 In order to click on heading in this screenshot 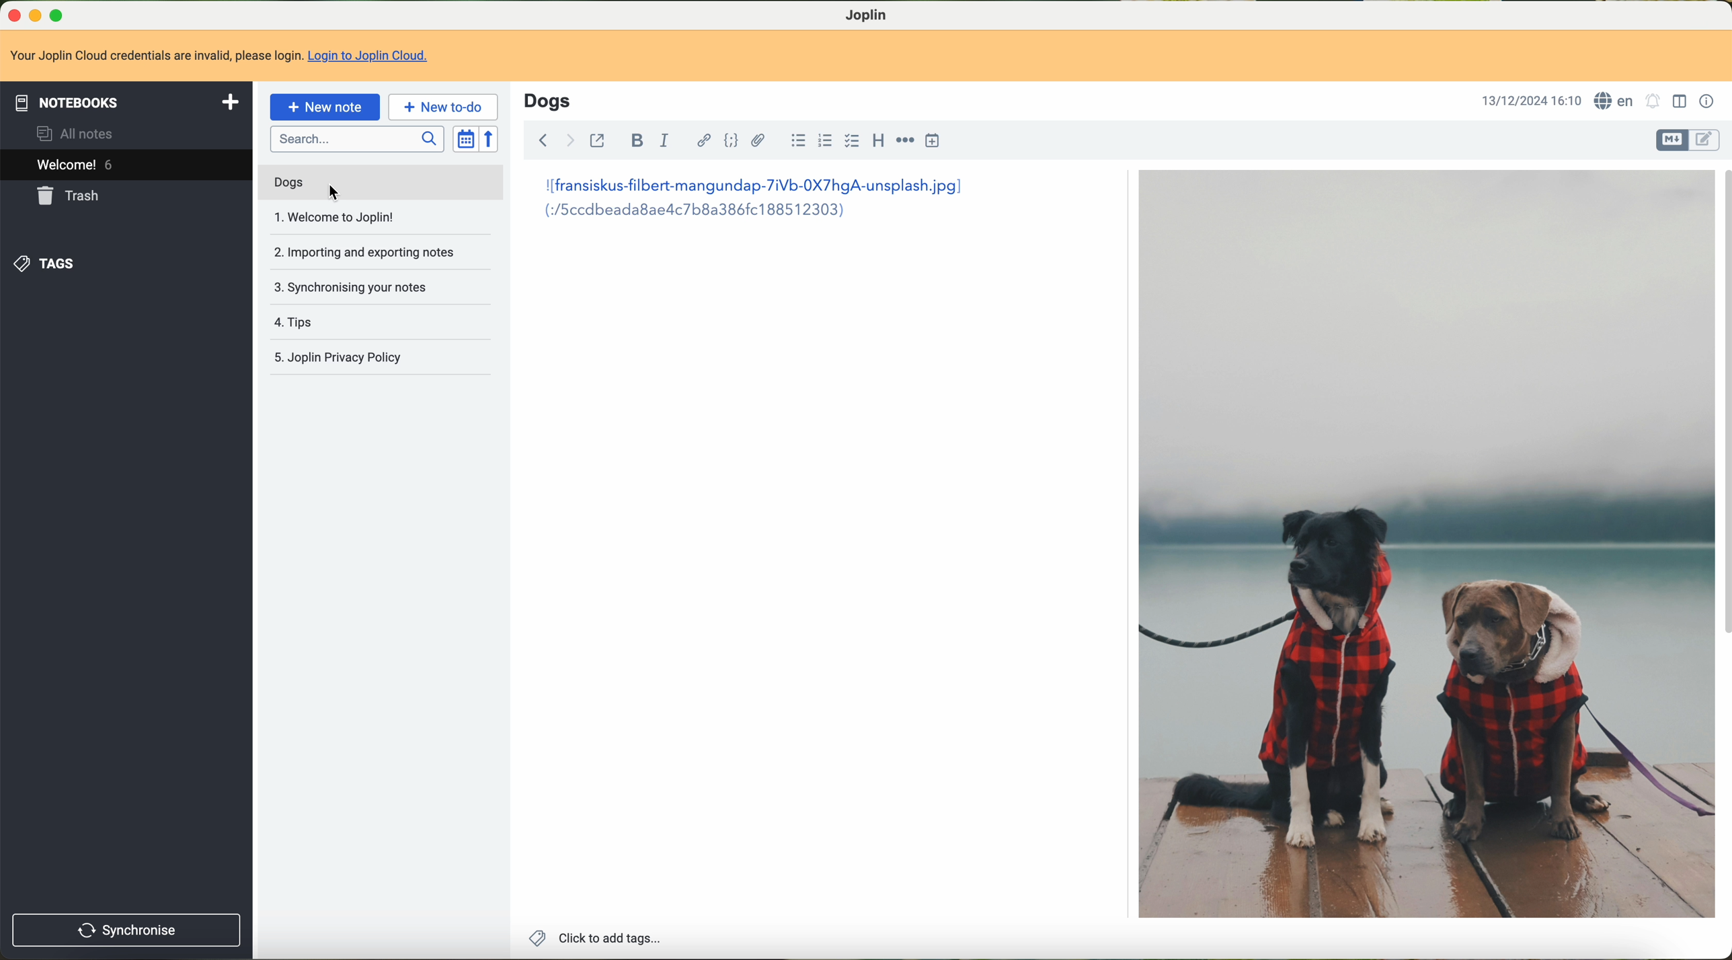, I will do `click(879, 142)`.